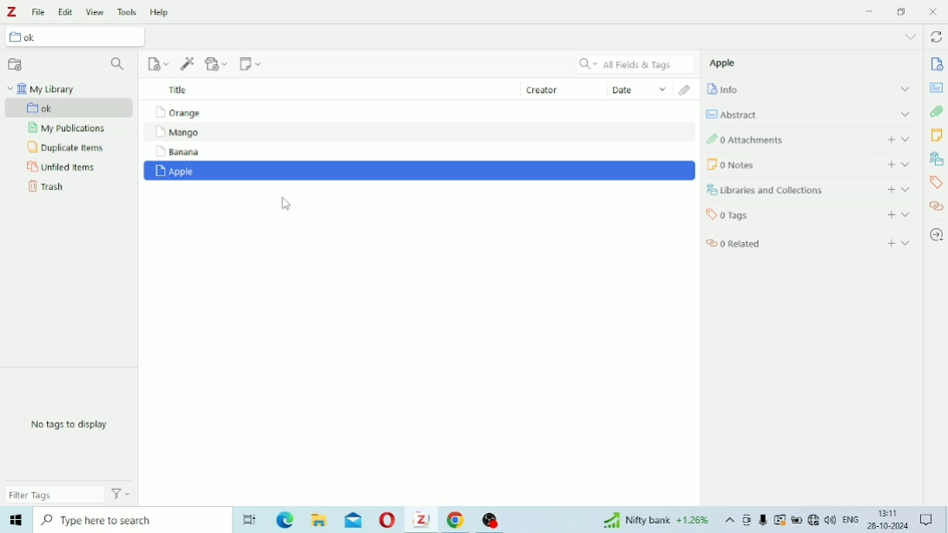 Image resolution: width=948 pixels, height=533 pixels. I want to click on Related, so click(749, 244).